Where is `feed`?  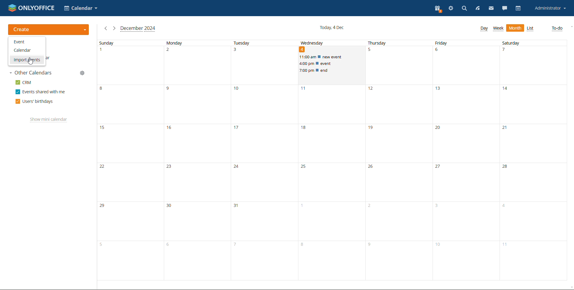
feed is located at coordinates (478, 9).